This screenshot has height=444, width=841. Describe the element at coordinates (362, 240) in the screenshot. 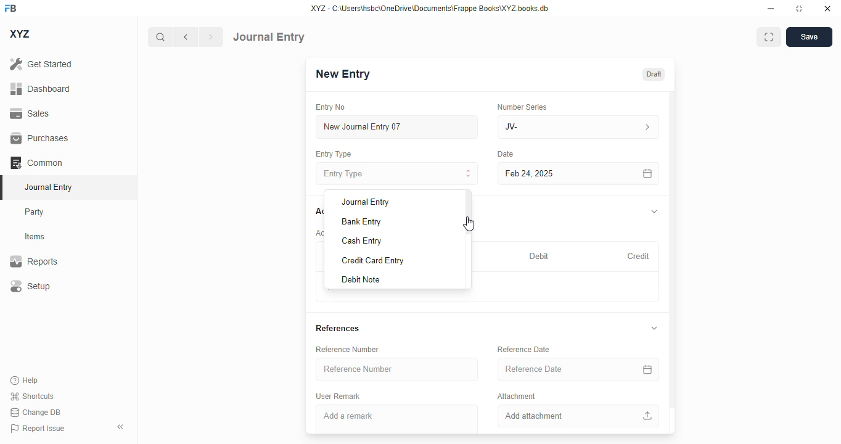

I see `cash entry` at that location.